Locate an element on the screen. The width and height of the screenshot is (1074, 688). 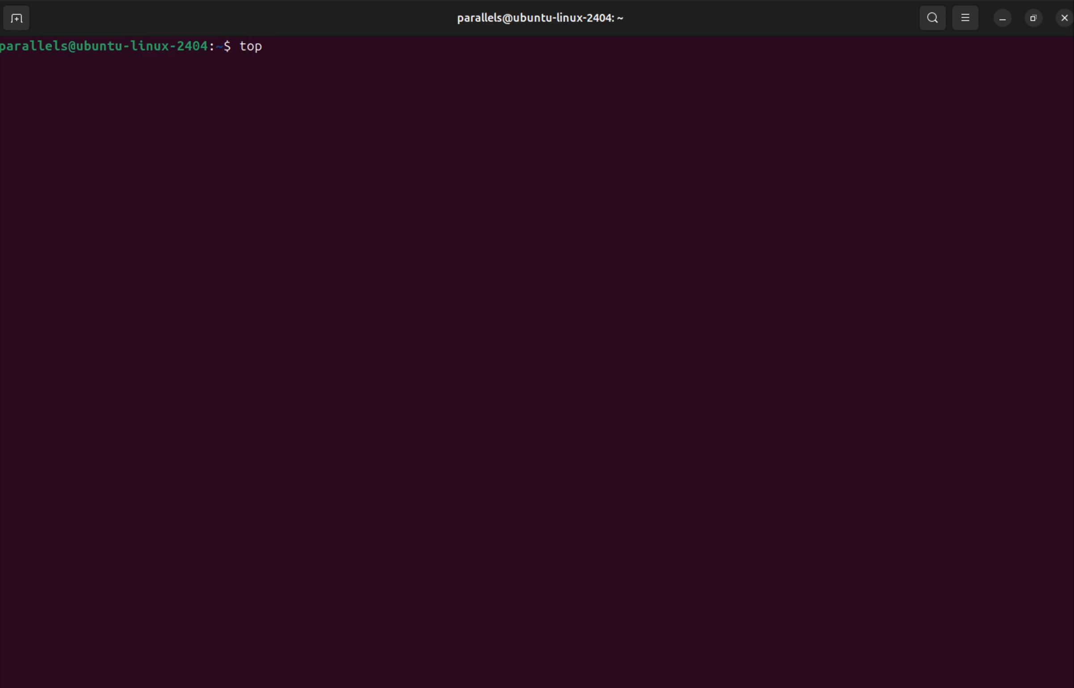
viewing mode is located at coordinates (965, 18).